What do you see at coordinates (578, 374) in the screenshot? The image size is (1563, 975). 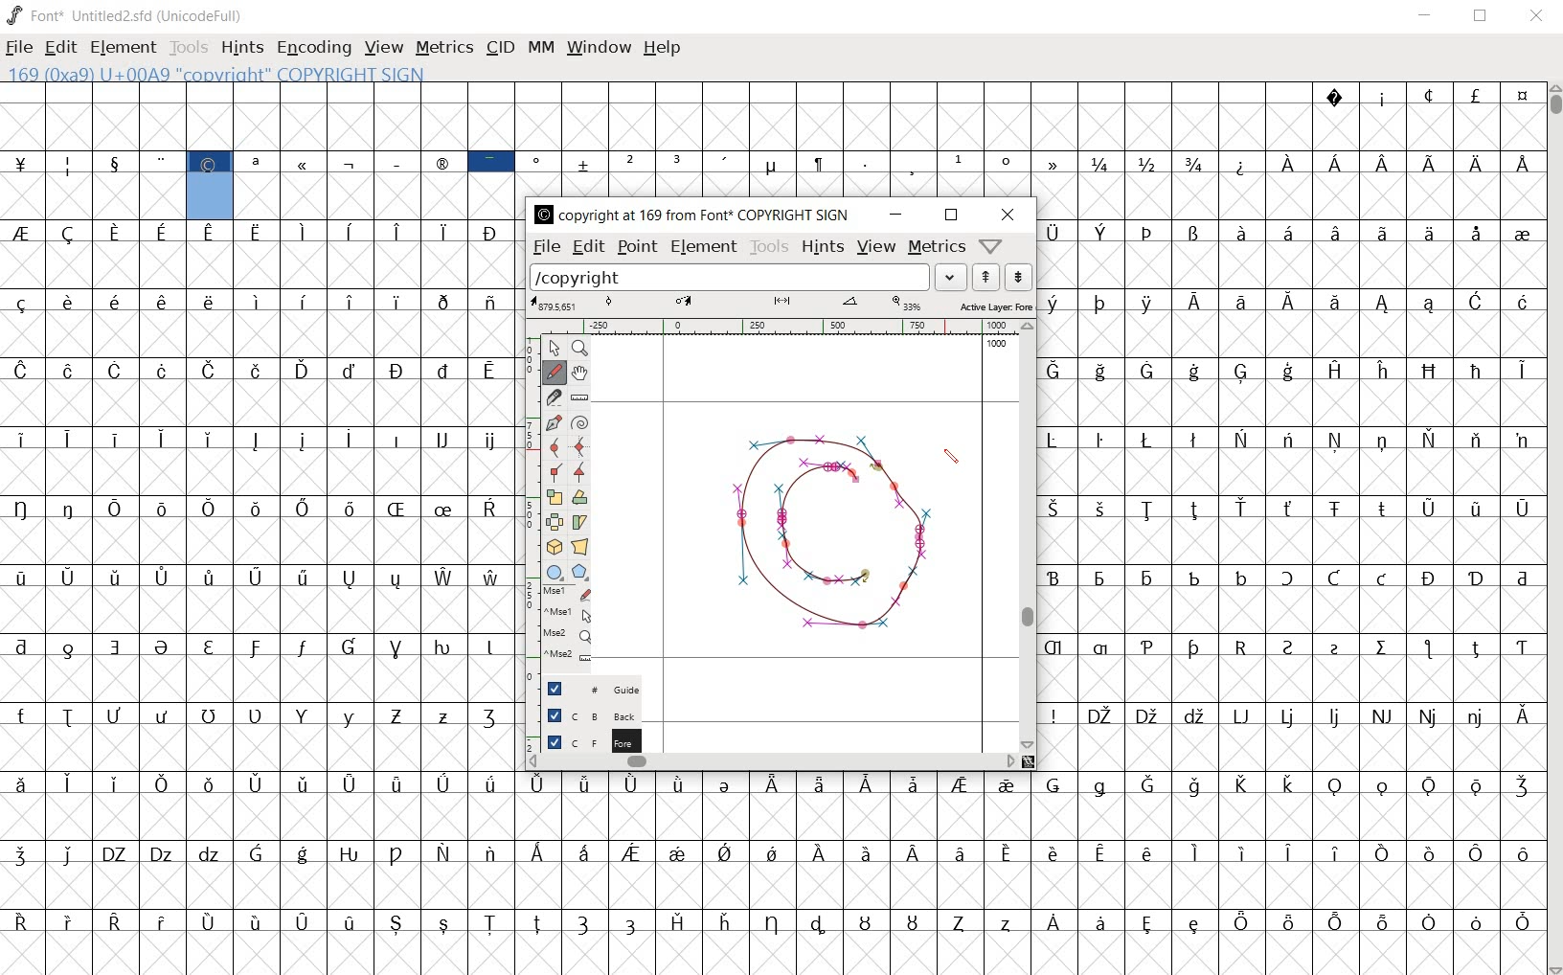 I see `scroll by hand` at bounding box center [578, 374].